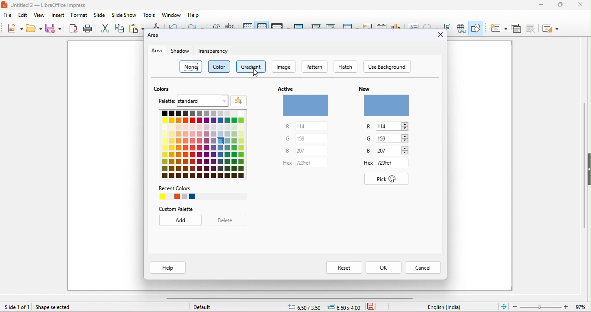 The image size is (591, 312). I want to click on help, so click(167, 267).